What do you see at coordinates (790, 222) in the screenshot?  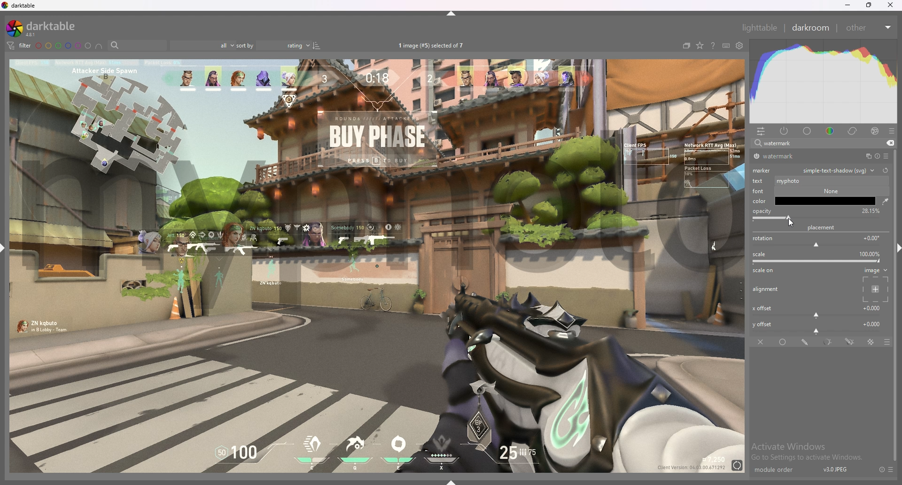 I see `cursor` at bounding box center [790, 222].